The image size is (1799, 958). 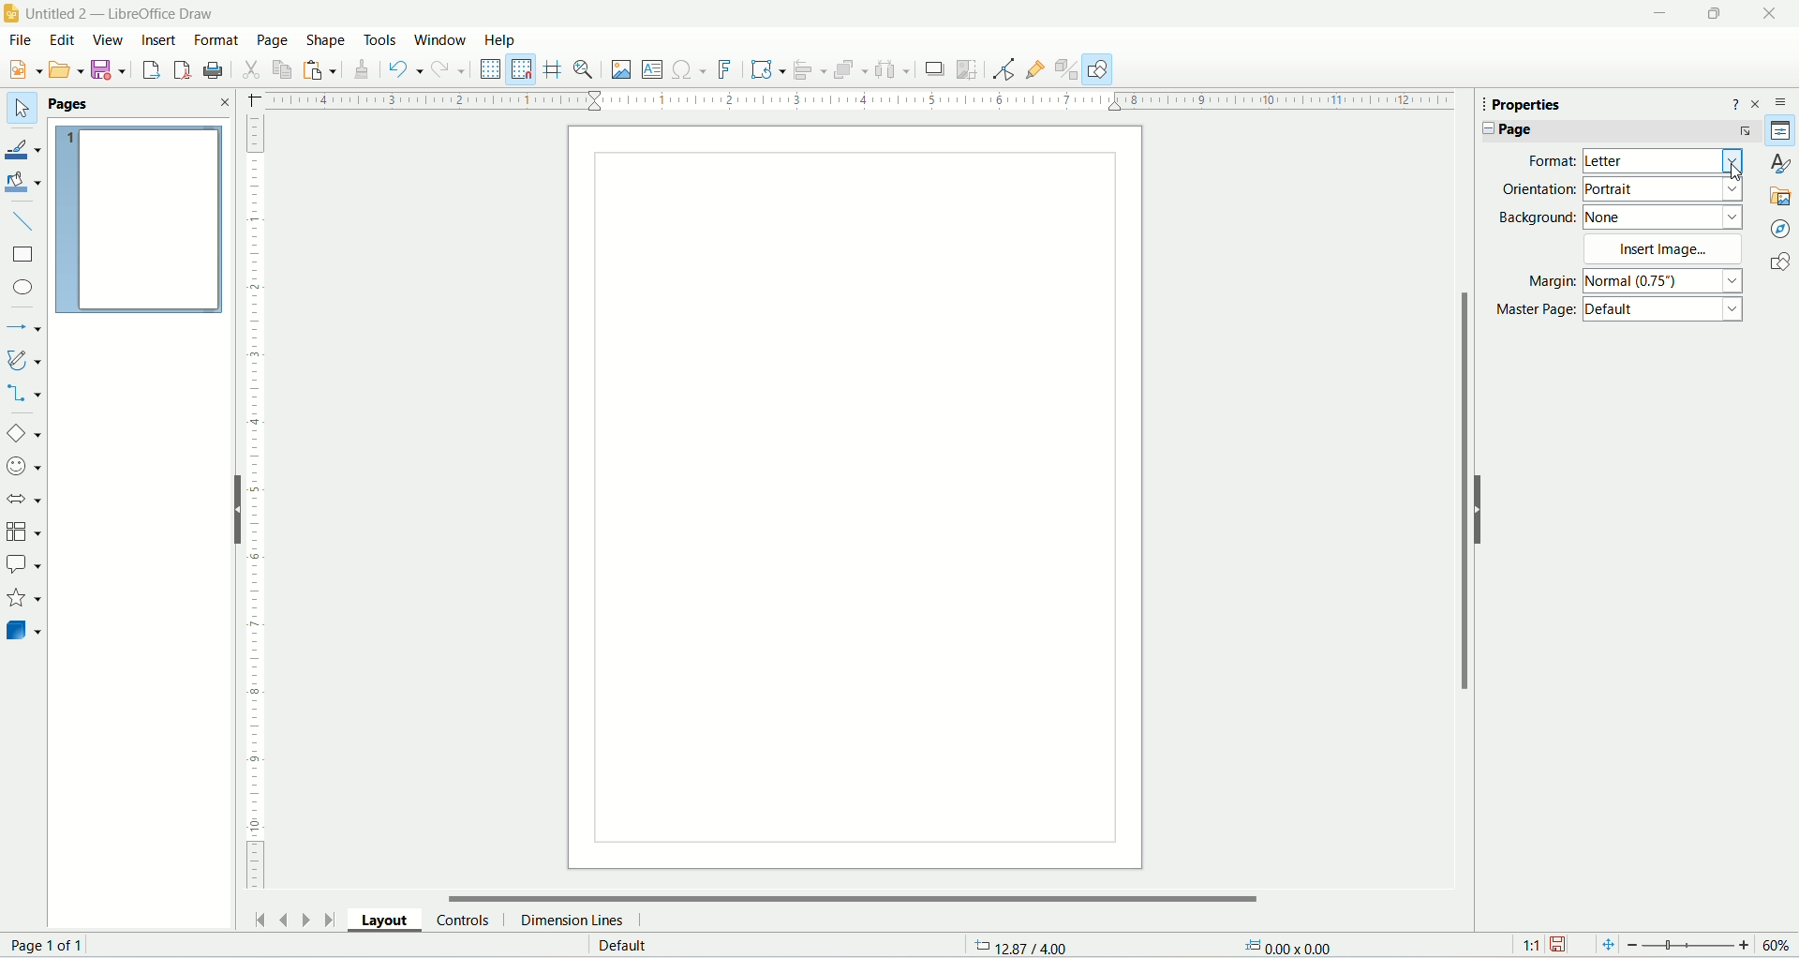 I want to click on crop image, so click(x=968, y=69).